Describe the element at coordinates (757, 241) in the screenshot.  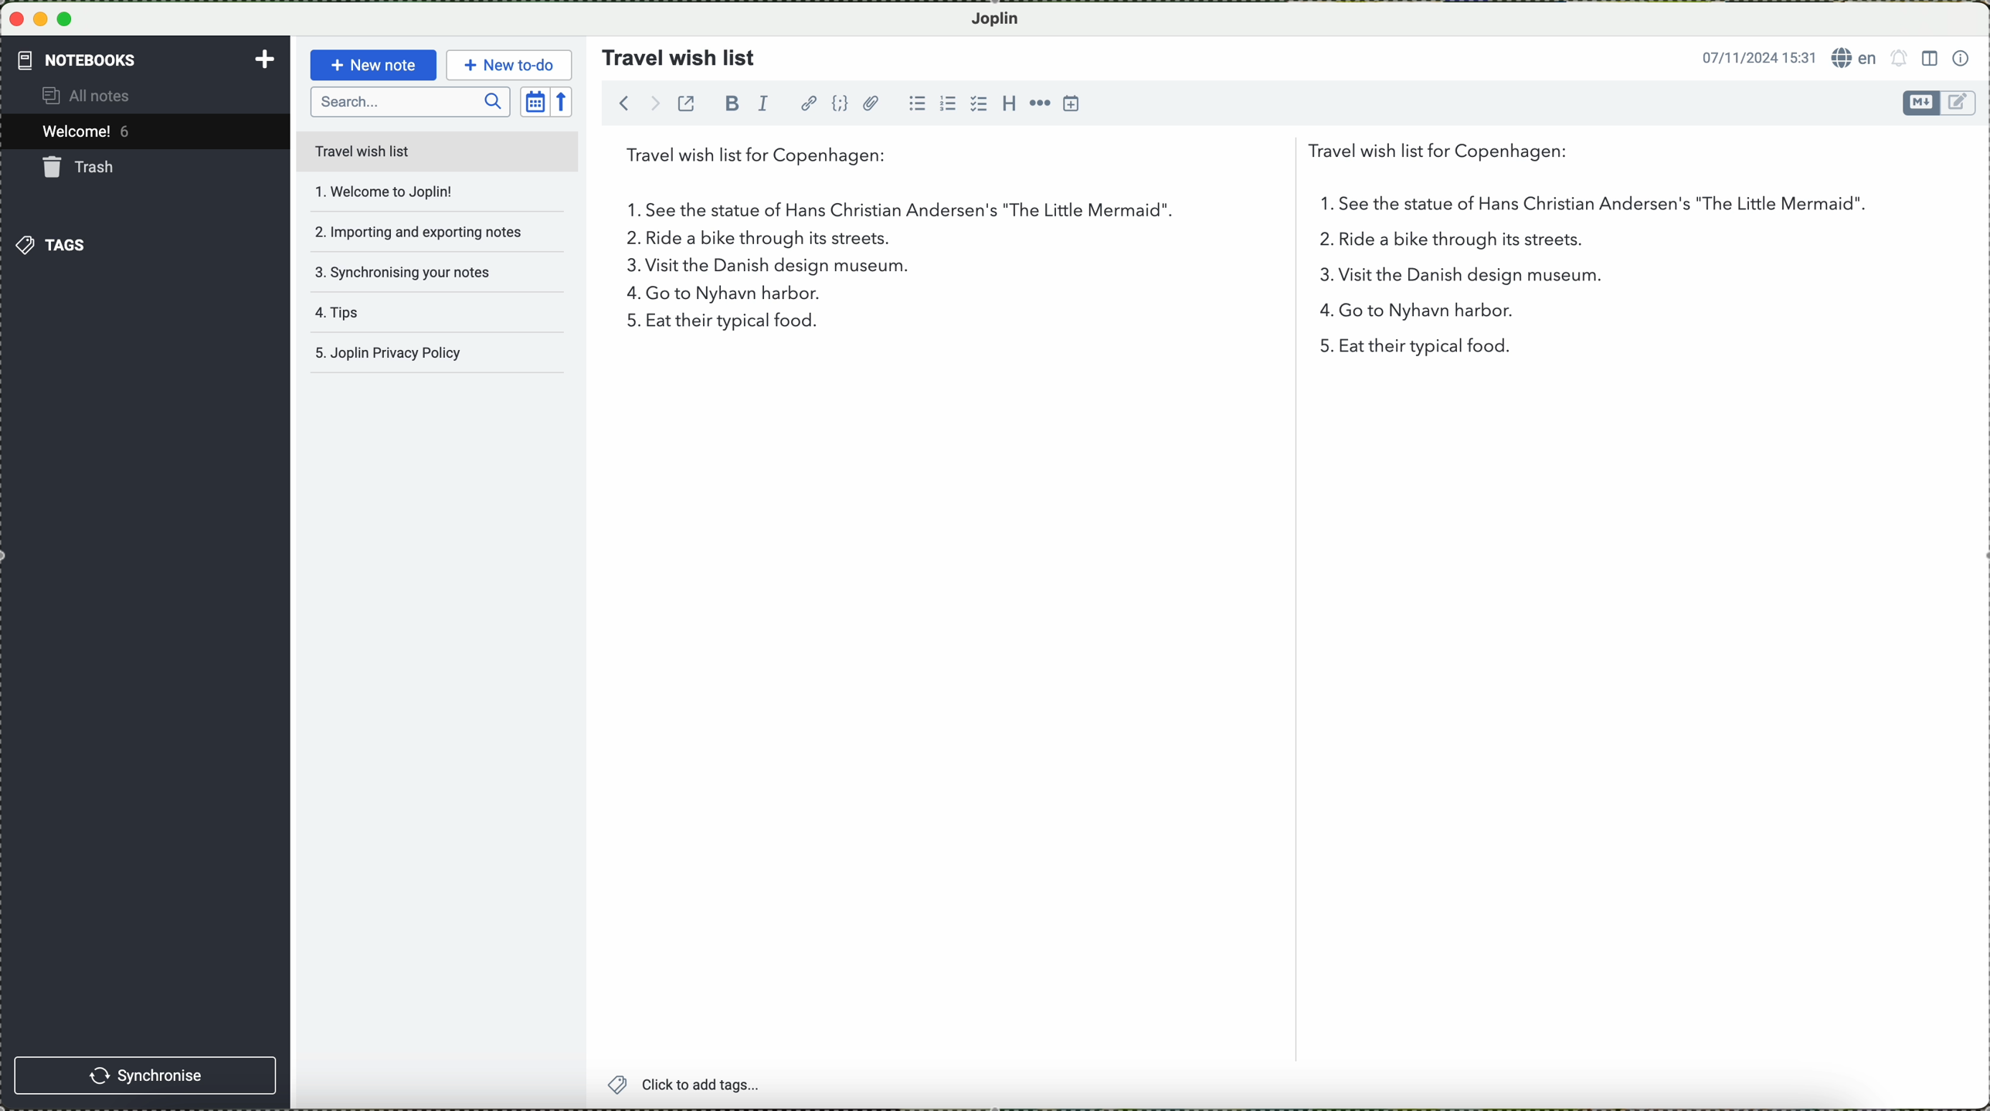
I see `ride a bike through its streets.` at that location.